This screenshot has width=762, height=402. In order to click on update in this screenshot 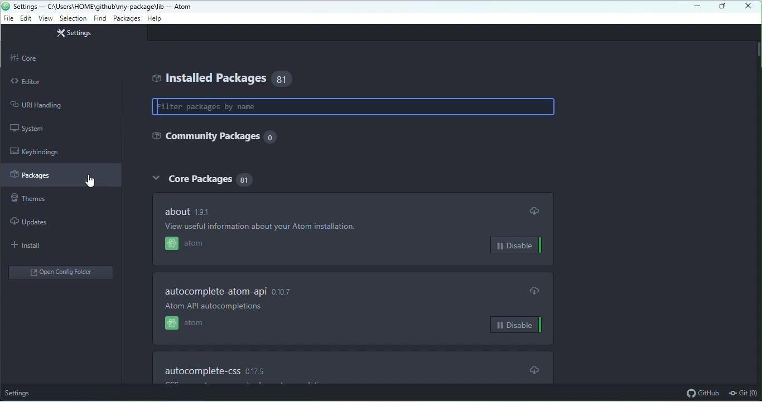, I will do `click(535, 288)`.